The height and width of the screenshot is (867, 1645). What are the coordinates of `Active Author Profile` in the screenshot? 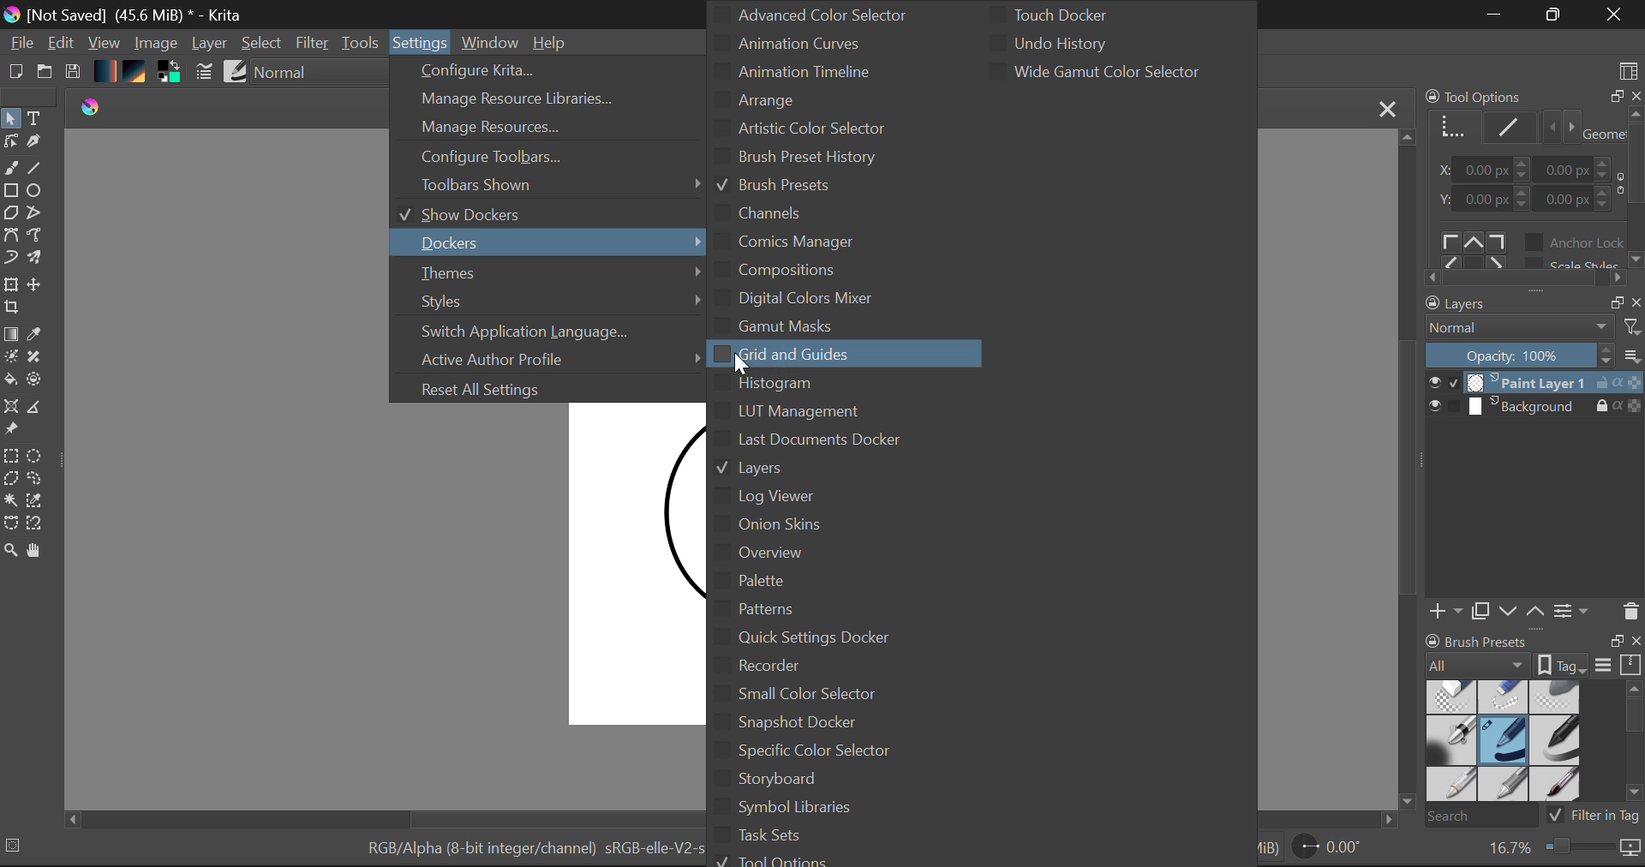 It's located at (547, 358).